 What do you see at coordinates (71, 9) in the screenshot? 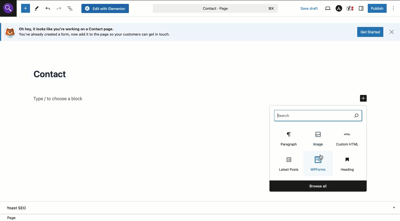
I see `Document overview` at bounding box center [71, 9].